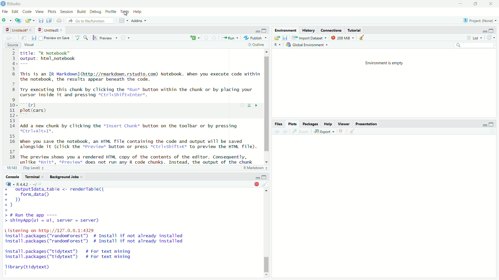 This screenshot has width=499, height=280. I want to click on maximize, so click(265, 31).